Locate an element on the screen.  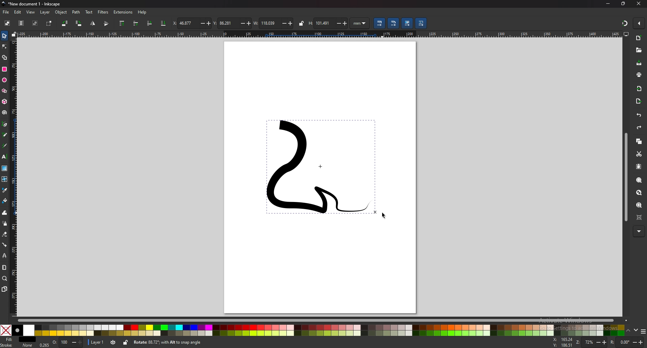
file is located at coordinates (5, 12).